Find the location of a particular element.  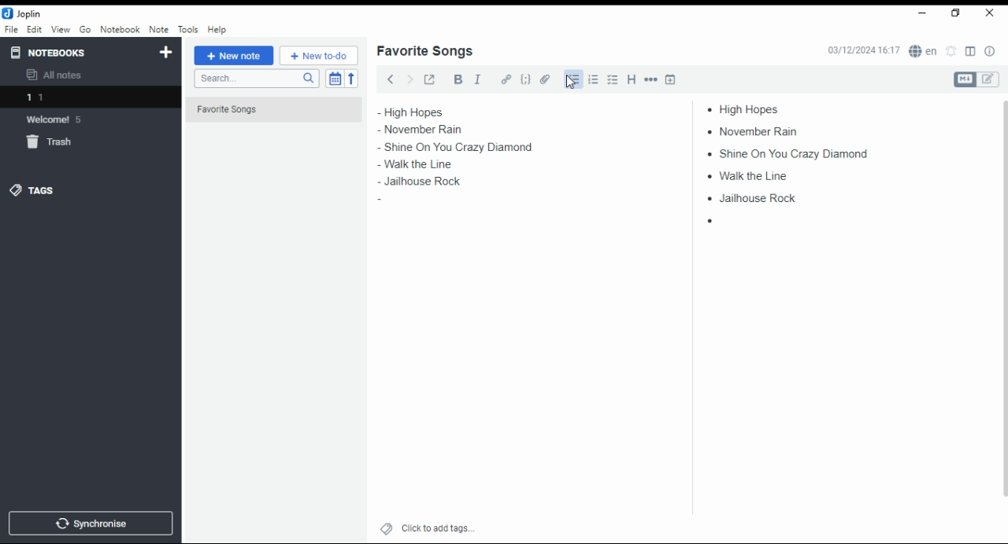

go is located at coordinates (87, 31).